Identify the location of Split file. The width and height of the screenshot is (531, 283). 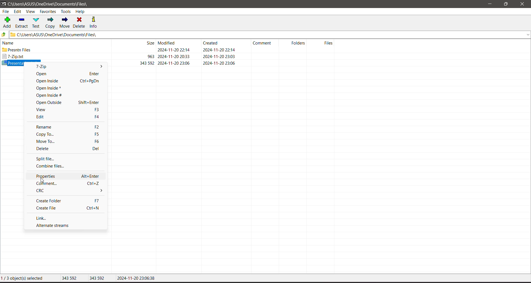
(45, 158).